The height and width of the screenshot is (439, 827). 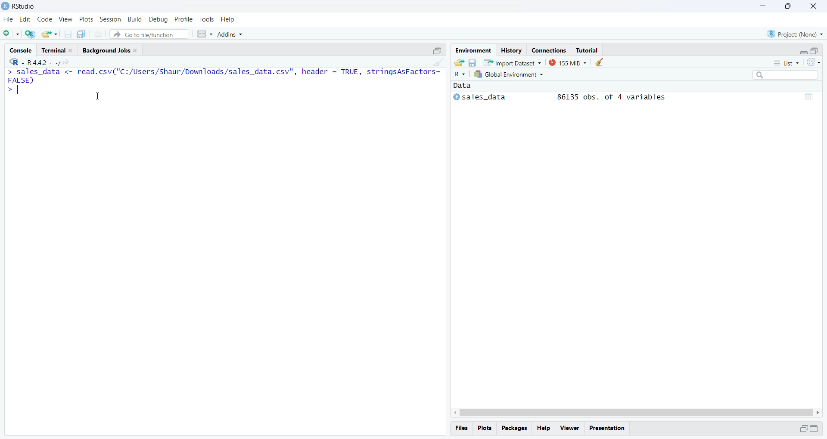 What do you see at coordinates (571, 427) in the screenshot?
I see `viewer` at bounding box center [571, 427].